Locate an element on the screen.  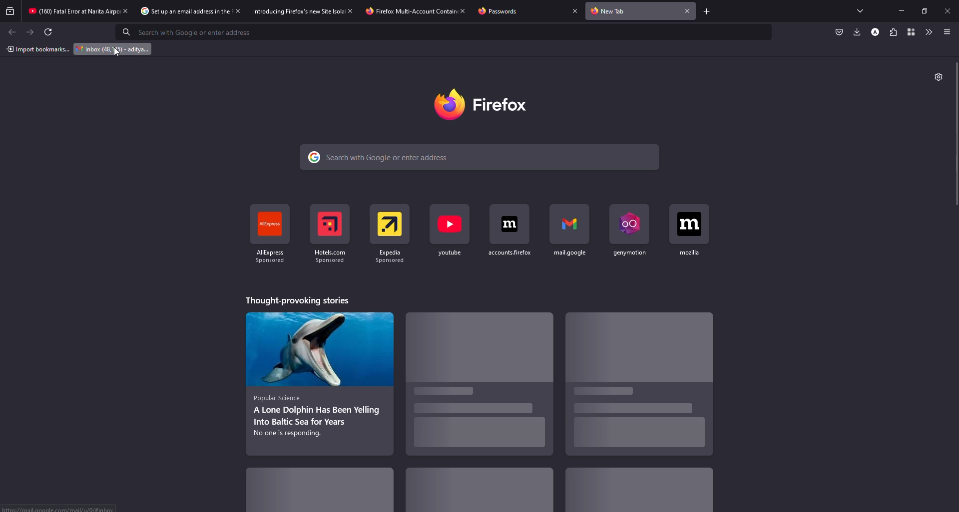
stories is located at coordinates (475, 417).